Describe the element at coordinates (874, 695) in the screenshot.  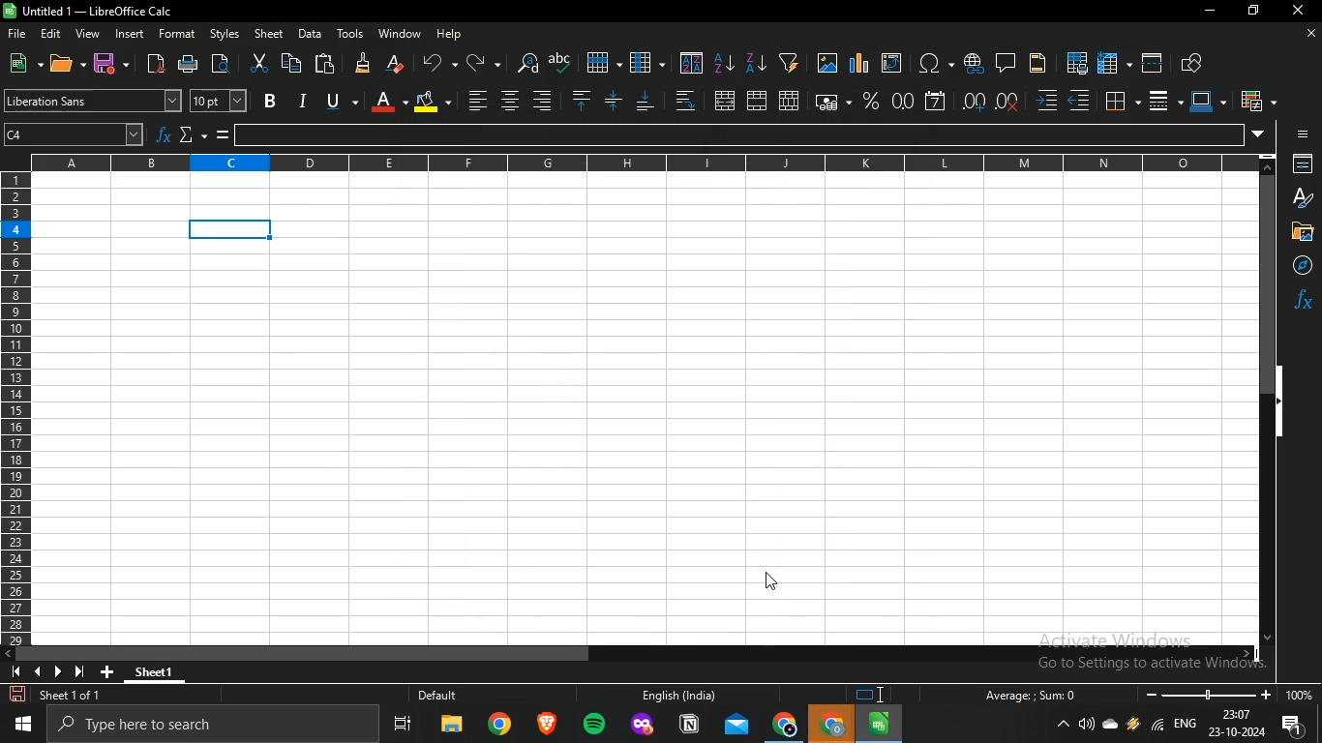
I see `icon` at that location.